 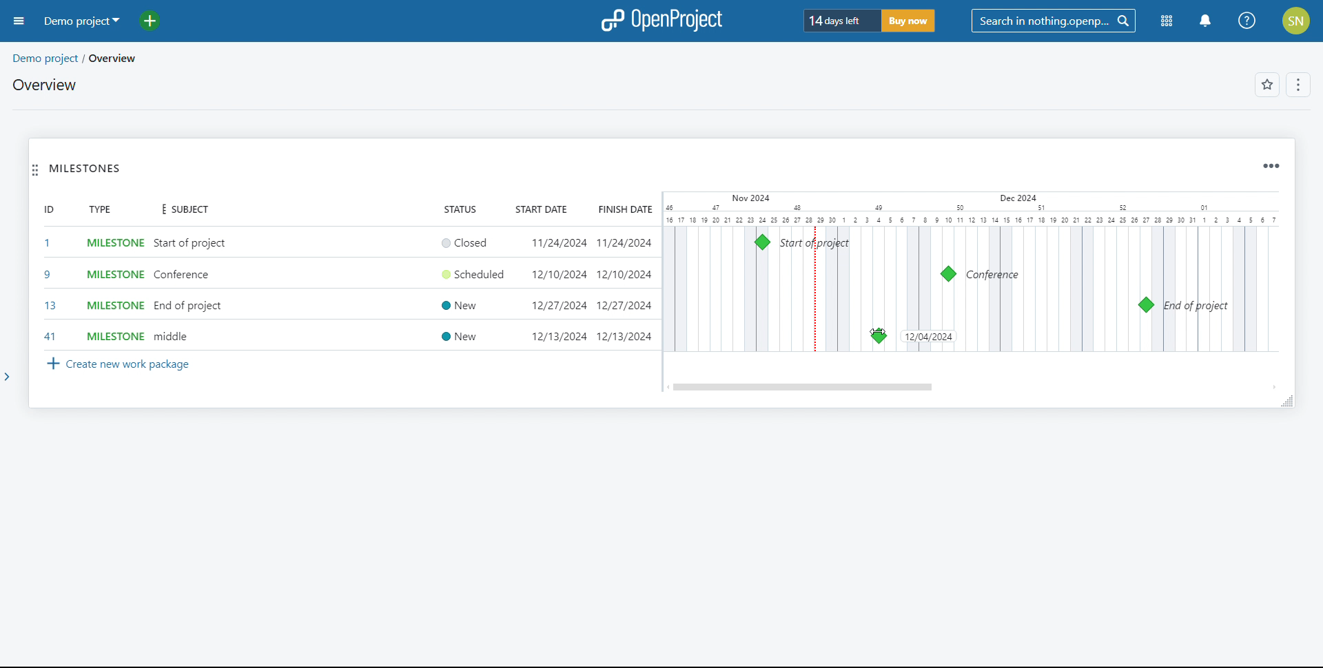 I want to click on subject, so click(x=182, y=210).